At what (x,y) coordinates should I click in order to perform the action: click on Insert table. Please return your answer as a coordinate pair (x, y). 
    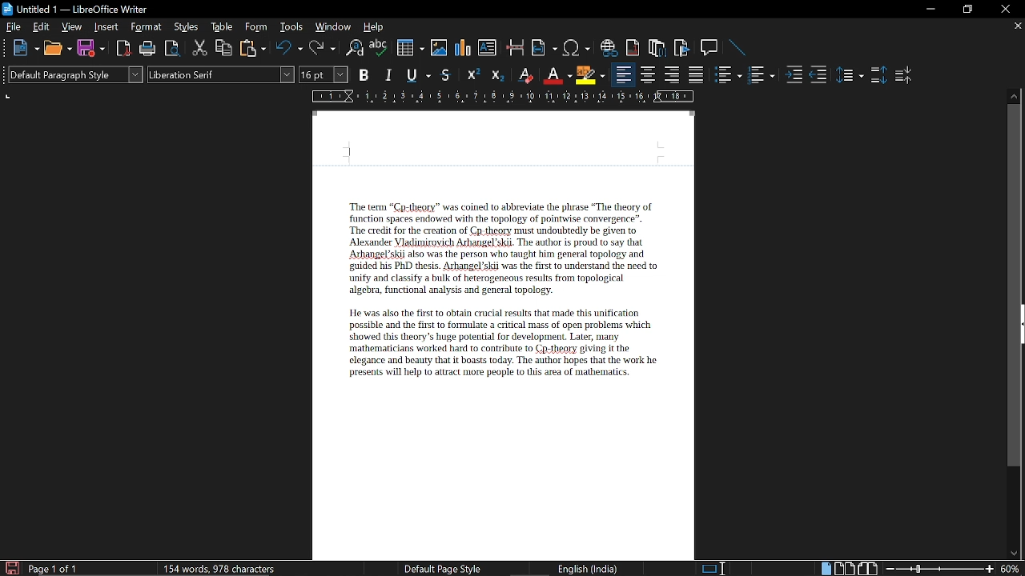
    Looking at the image, I should click on (409, 48).